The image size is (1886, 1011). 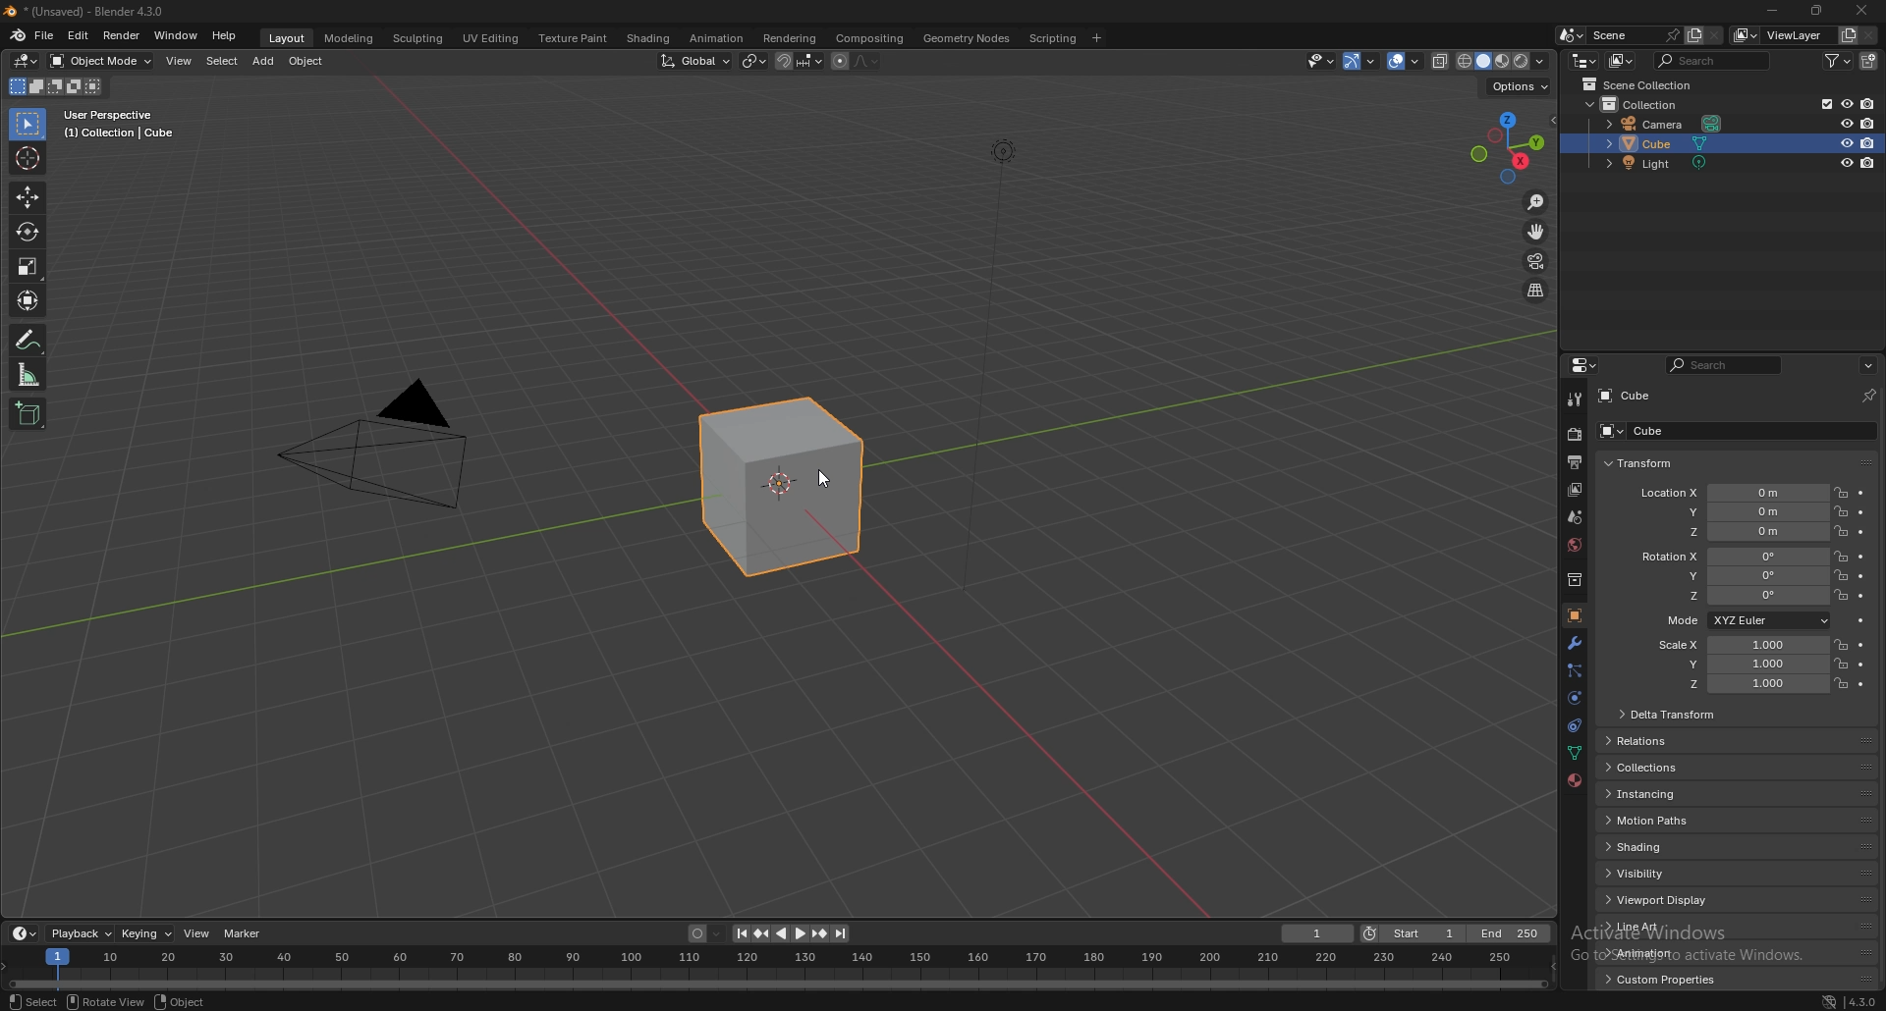 What do you see at coordinates (1732, 576) in the screenshot?
I see `rotation y` at bounding box center [1732, 576].